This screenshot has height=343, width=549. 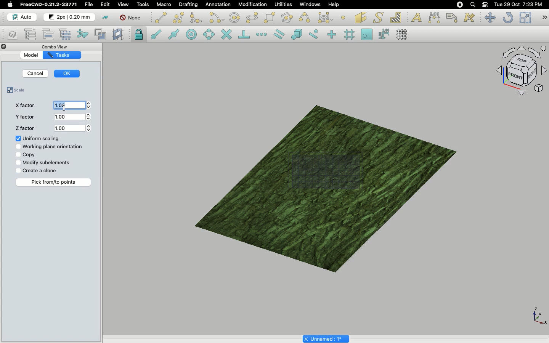 What do you see at coordinates (472, 5) in the screenshot?
I see `Search` at bounding box center [472, 5].